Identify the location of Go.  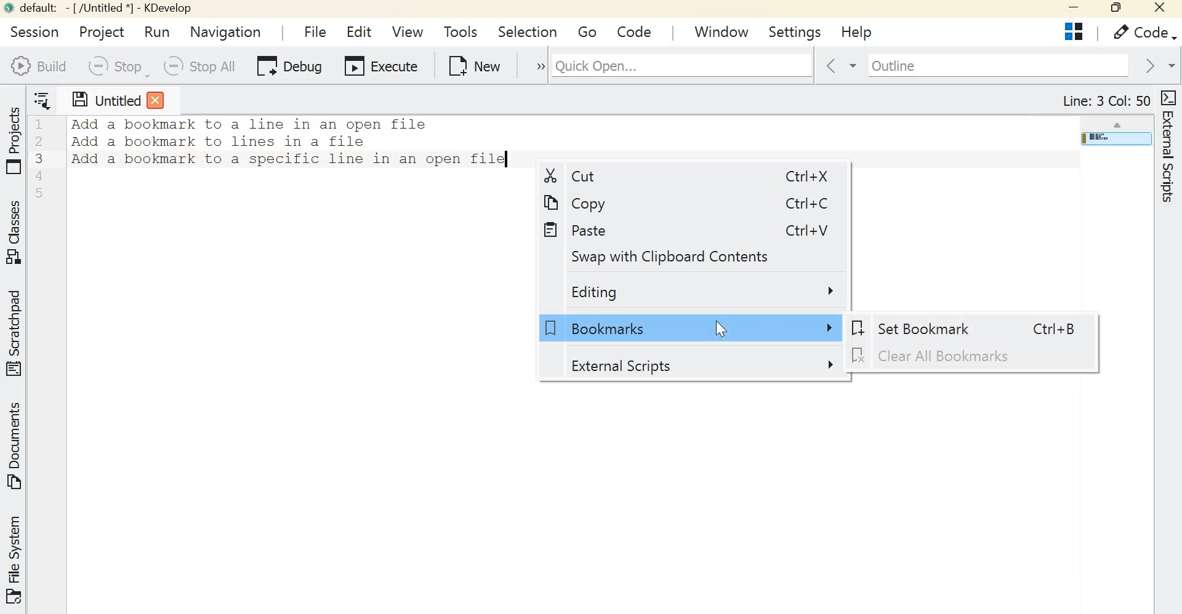
(589, 30).